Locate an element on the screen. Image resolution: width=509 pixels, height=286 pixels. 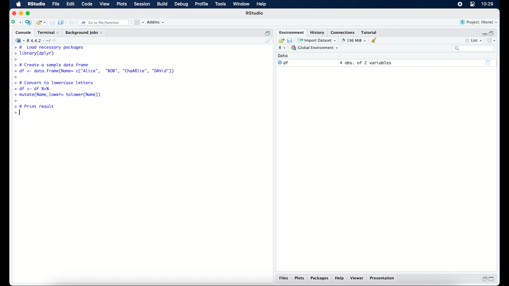
4 obs, of 2 variables is located at coordinates (366, 63).